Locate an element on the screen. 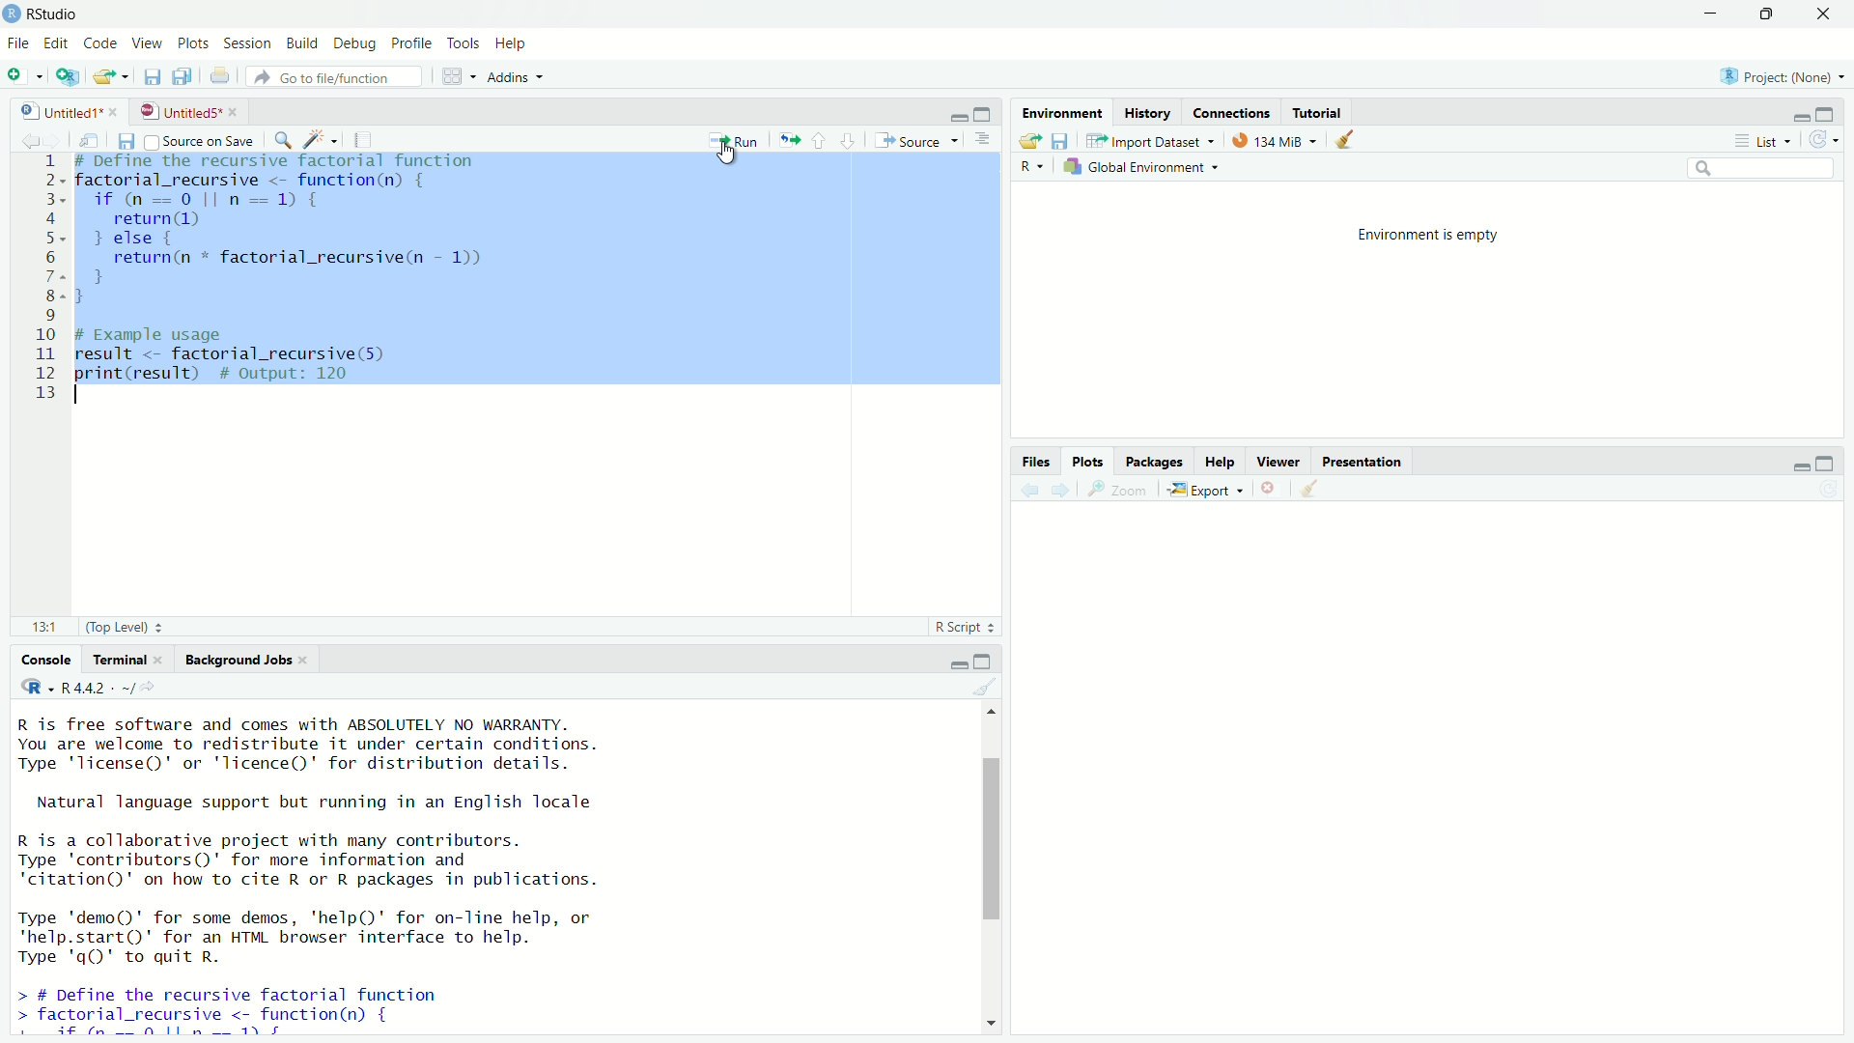 The image size is (1854, 1043). Files is located at coordinates (1037, 461).